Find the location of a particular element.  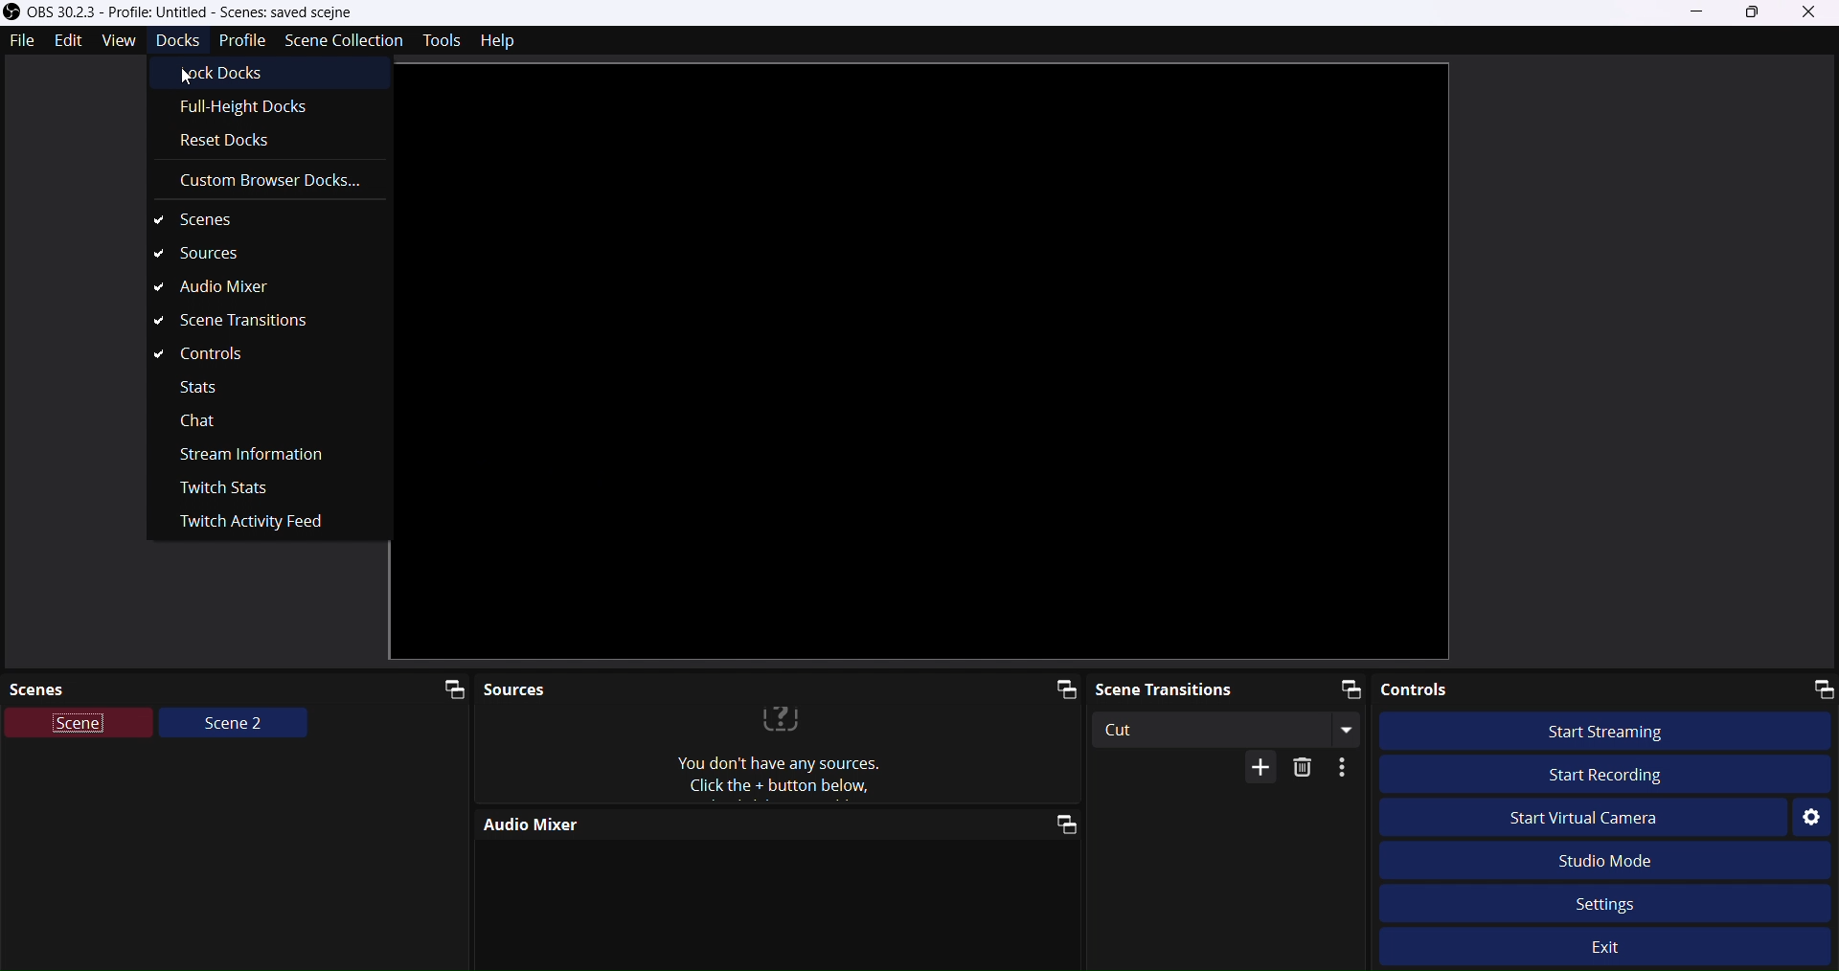

OBS studio logo is located at coordinates (11, 11).